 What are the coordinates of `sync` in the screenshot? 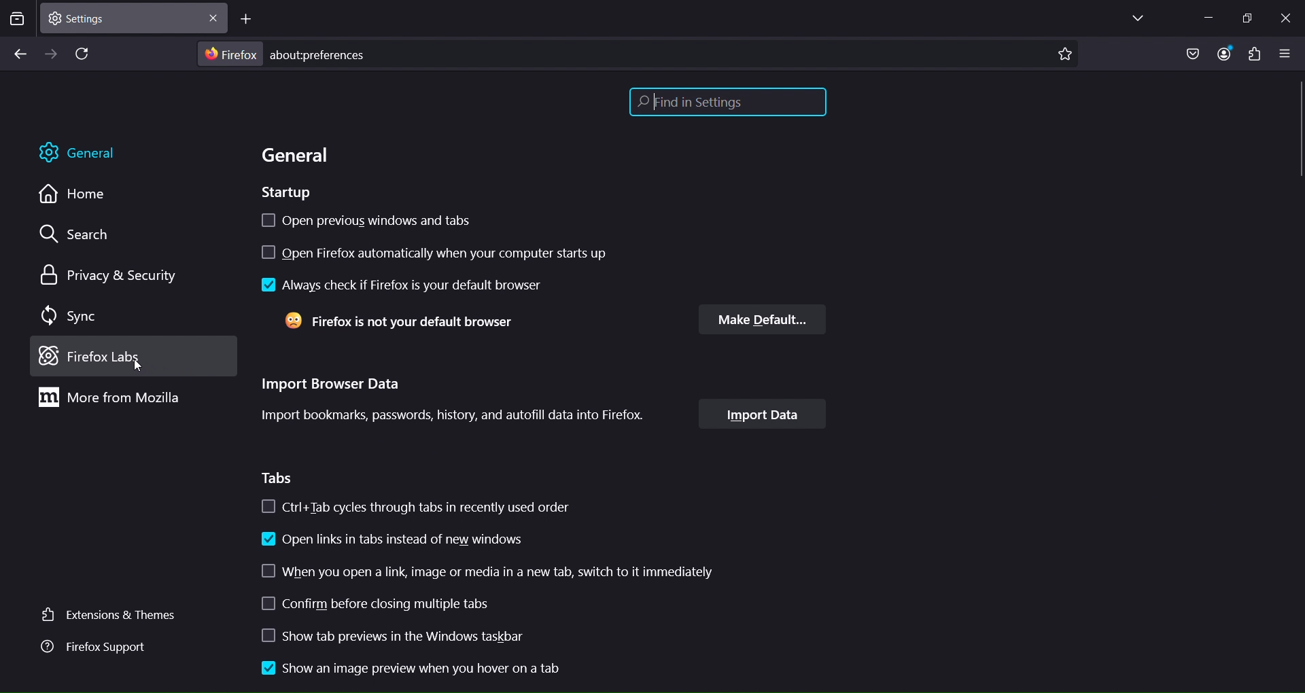 It's located at (68, 314).